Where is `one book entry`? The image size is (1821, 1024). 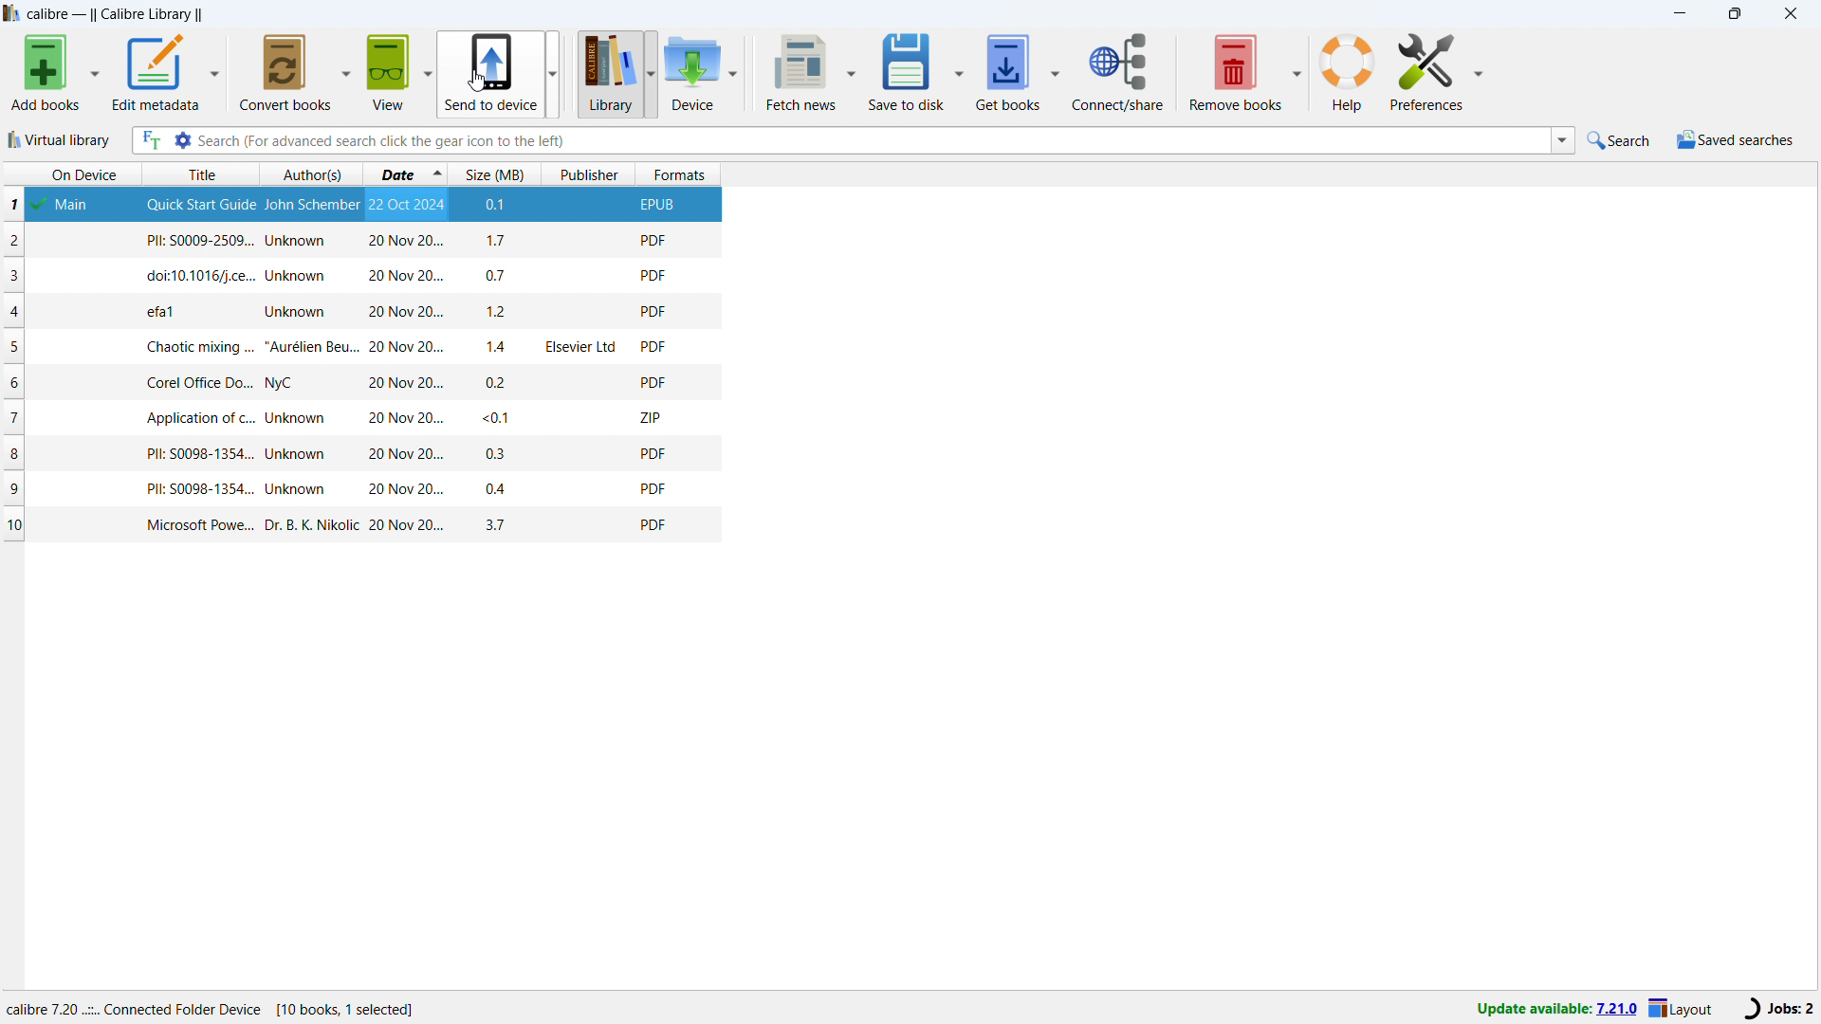 one book entry is located at coordinates (358, 382).